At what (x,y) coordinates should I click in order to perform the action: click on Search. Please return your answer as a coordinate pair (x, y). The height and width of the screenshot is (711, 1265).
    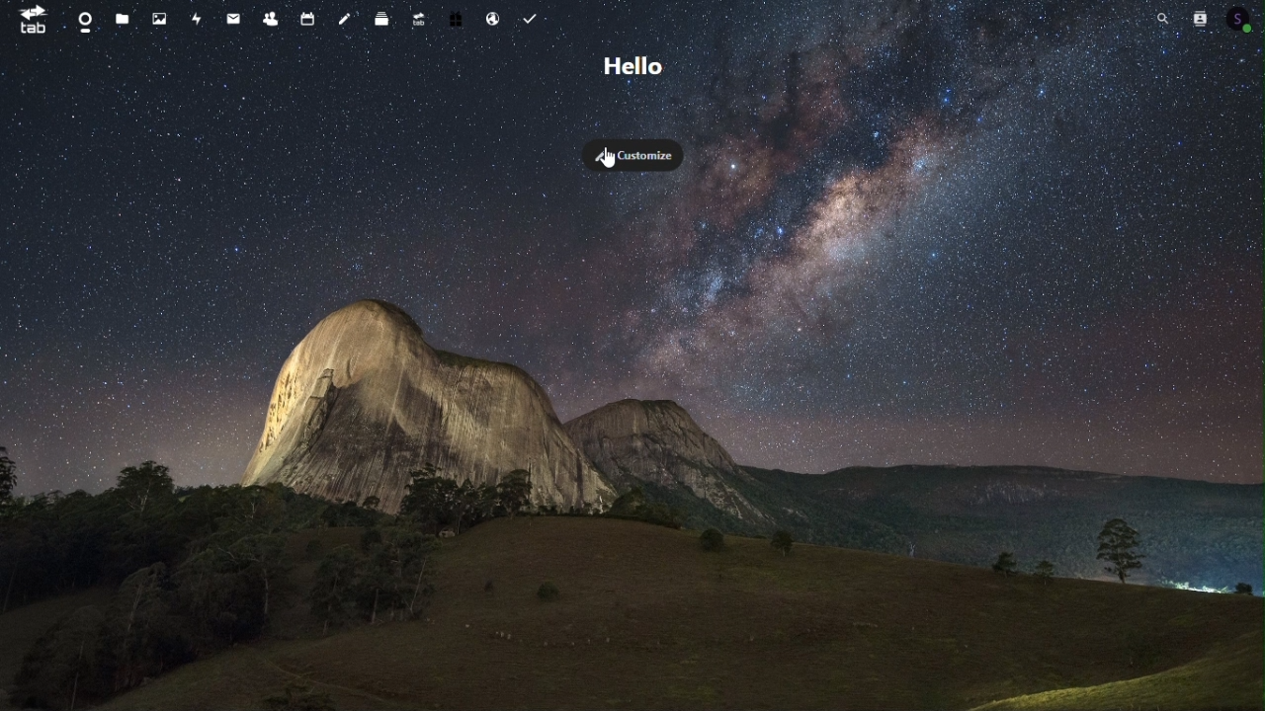
    Looking at the image, I should click on (1156, 17).